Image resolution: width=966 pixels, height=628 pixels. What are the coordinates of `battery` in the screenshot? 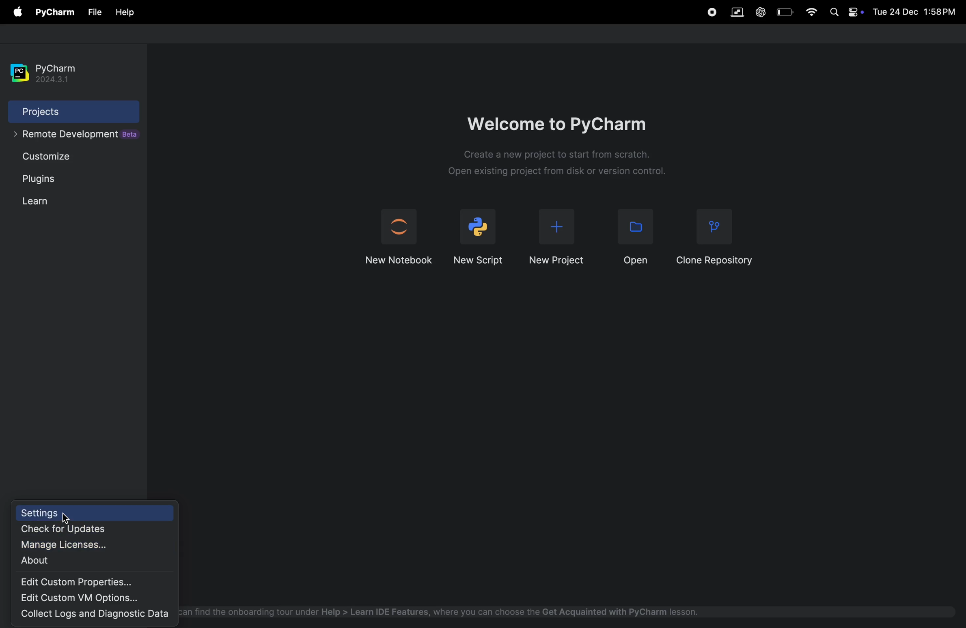 It's located at (785, 12).